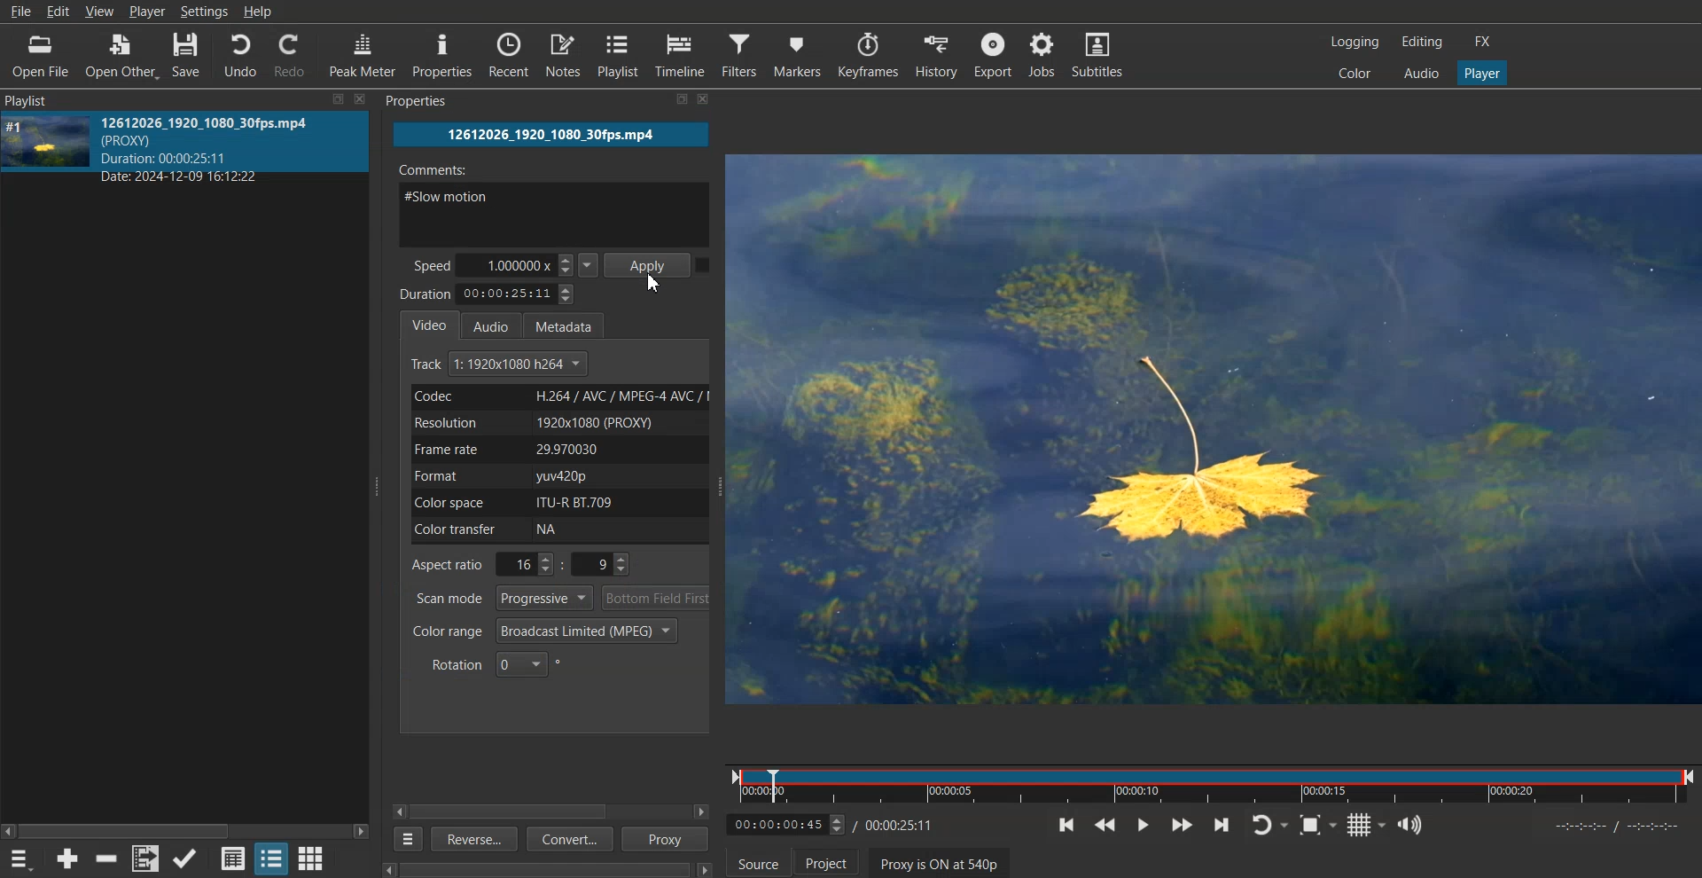 This screenshot has height=878, width=1702. What do you see at coordinates (1105, 825) in the screenshot?
I see `Play Backward` at bounding box center [1105, 825].